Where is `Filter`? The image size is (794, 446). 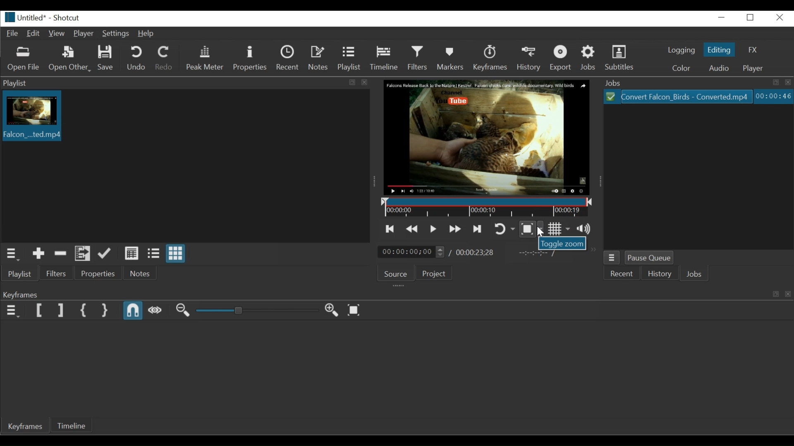
Filter is located at coordinates (56, 273).